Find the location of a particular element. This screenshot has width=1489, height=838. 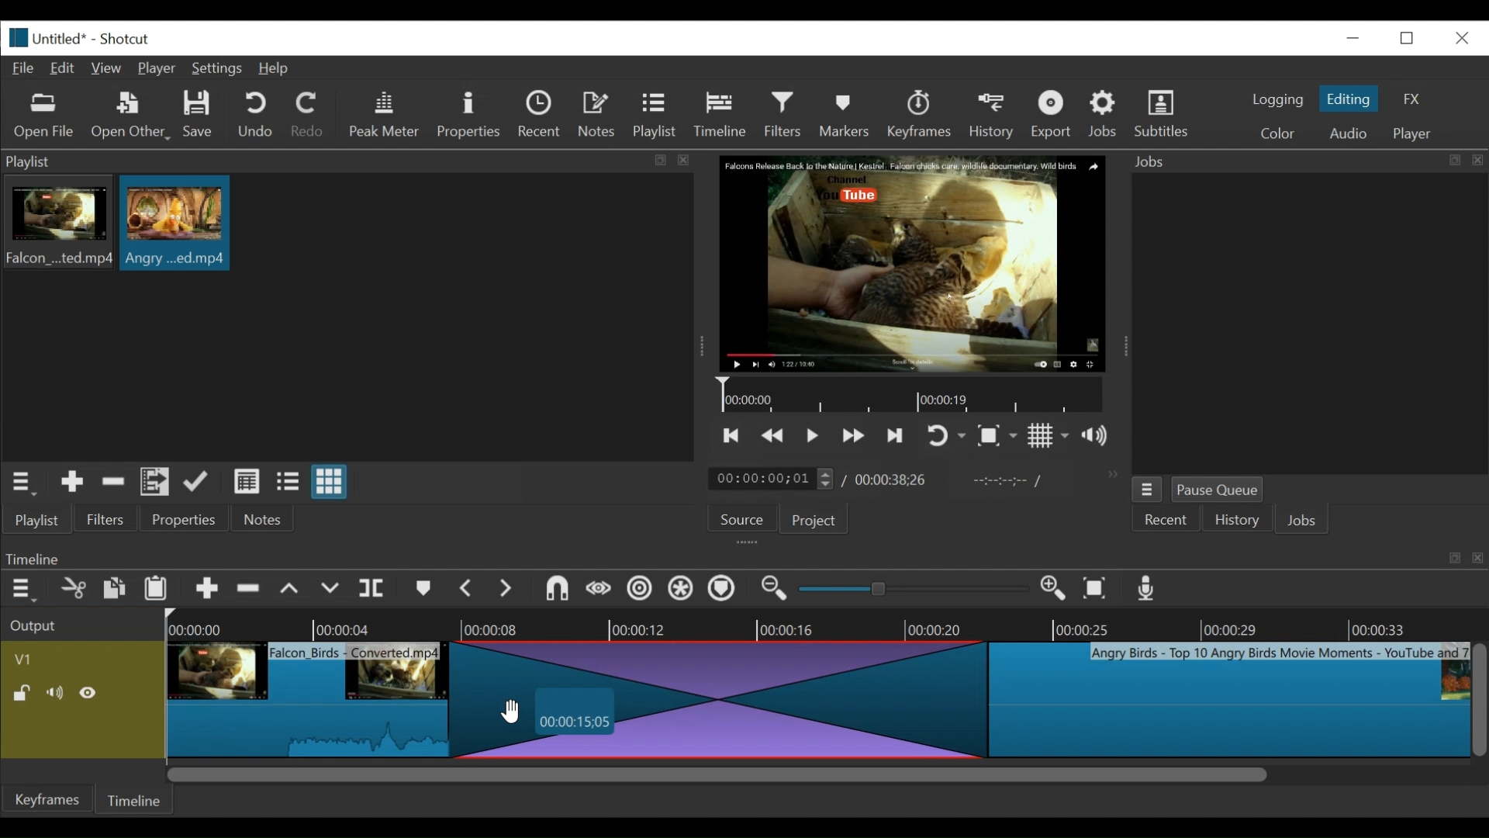

snap is located at coordinates (559, 590).